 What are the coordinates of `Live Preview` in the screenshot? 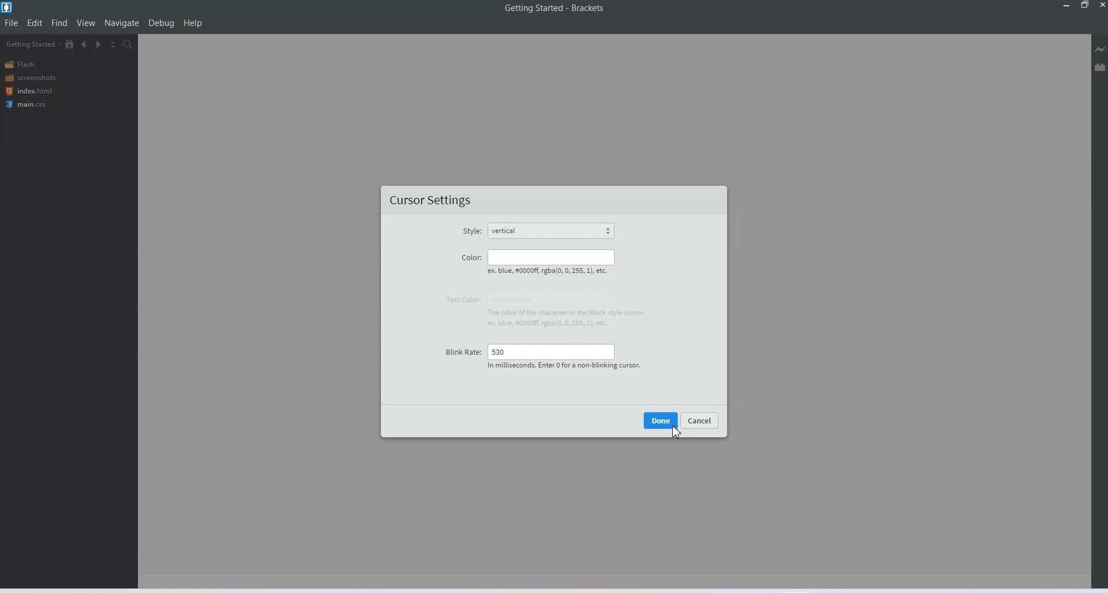 It's located at (1100, 49).